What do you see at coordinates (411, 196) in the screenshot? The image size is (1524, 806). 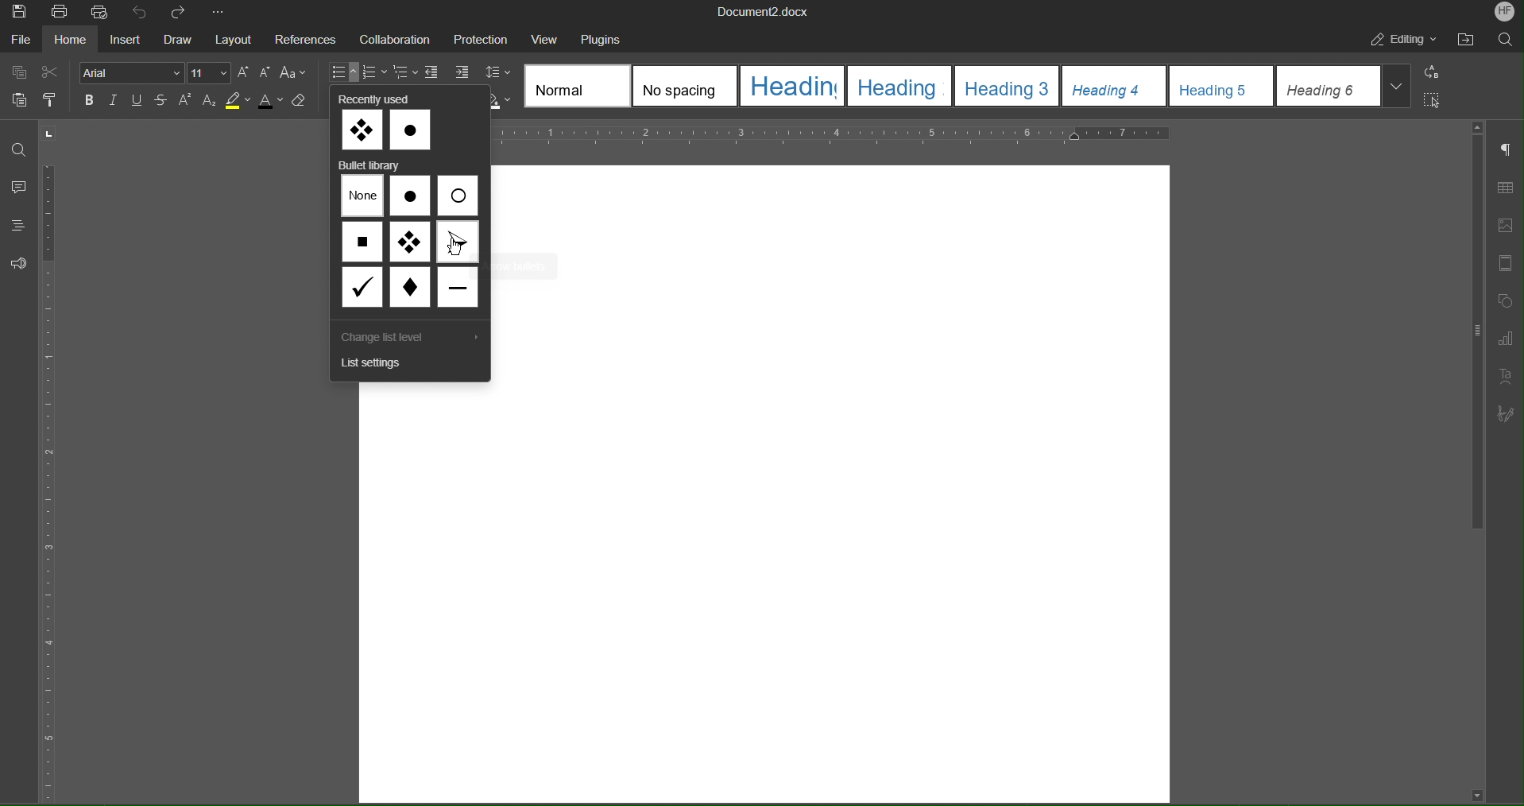 I see `Black Bullet` at bounding box center [411, 196].